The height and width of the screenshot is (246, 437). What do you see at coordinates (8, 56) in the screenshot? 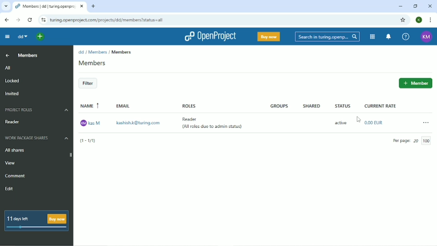
I see `Up` at bounding box center [8, 56].